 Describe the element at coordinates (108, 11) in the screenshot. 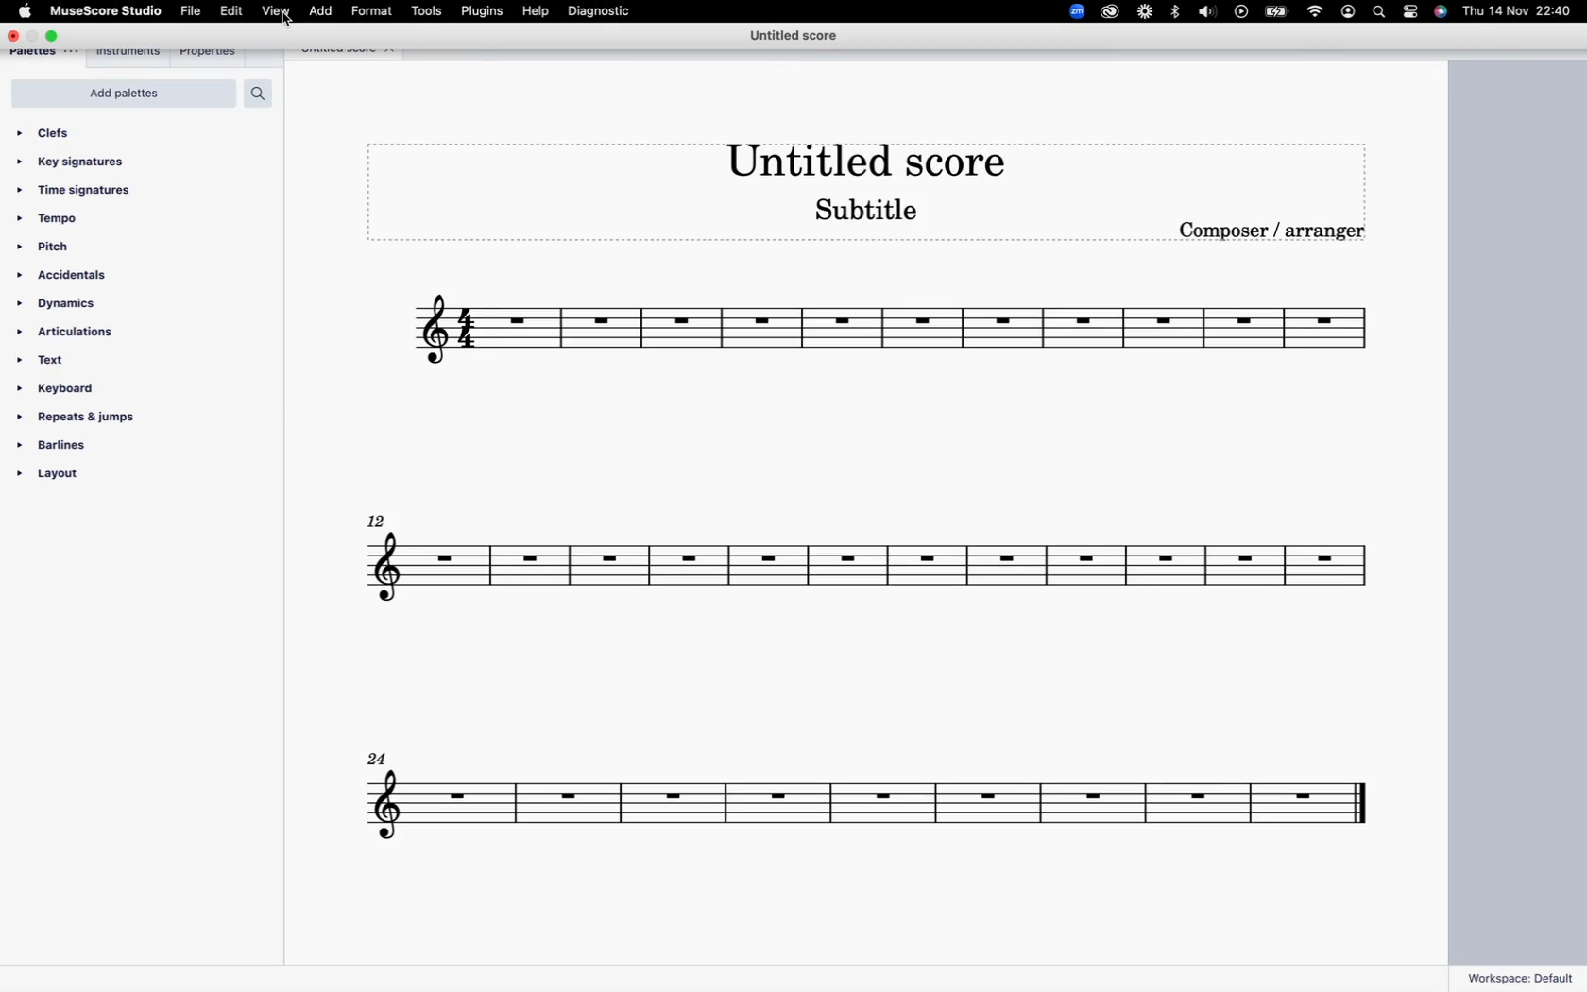

I see `musescore studio` at that location.